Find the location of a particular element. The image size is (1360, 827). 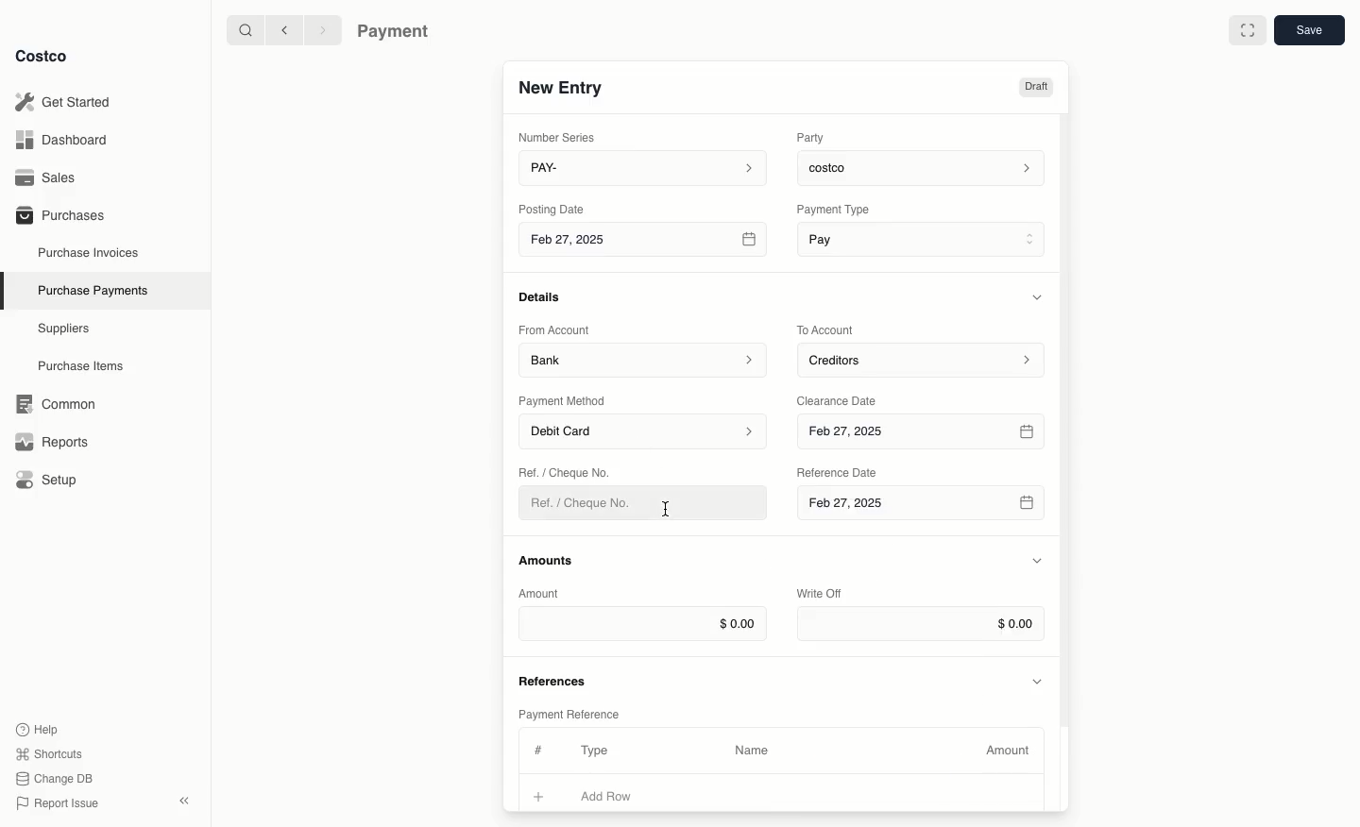

Debit Card is located at coordinates (644, 432).